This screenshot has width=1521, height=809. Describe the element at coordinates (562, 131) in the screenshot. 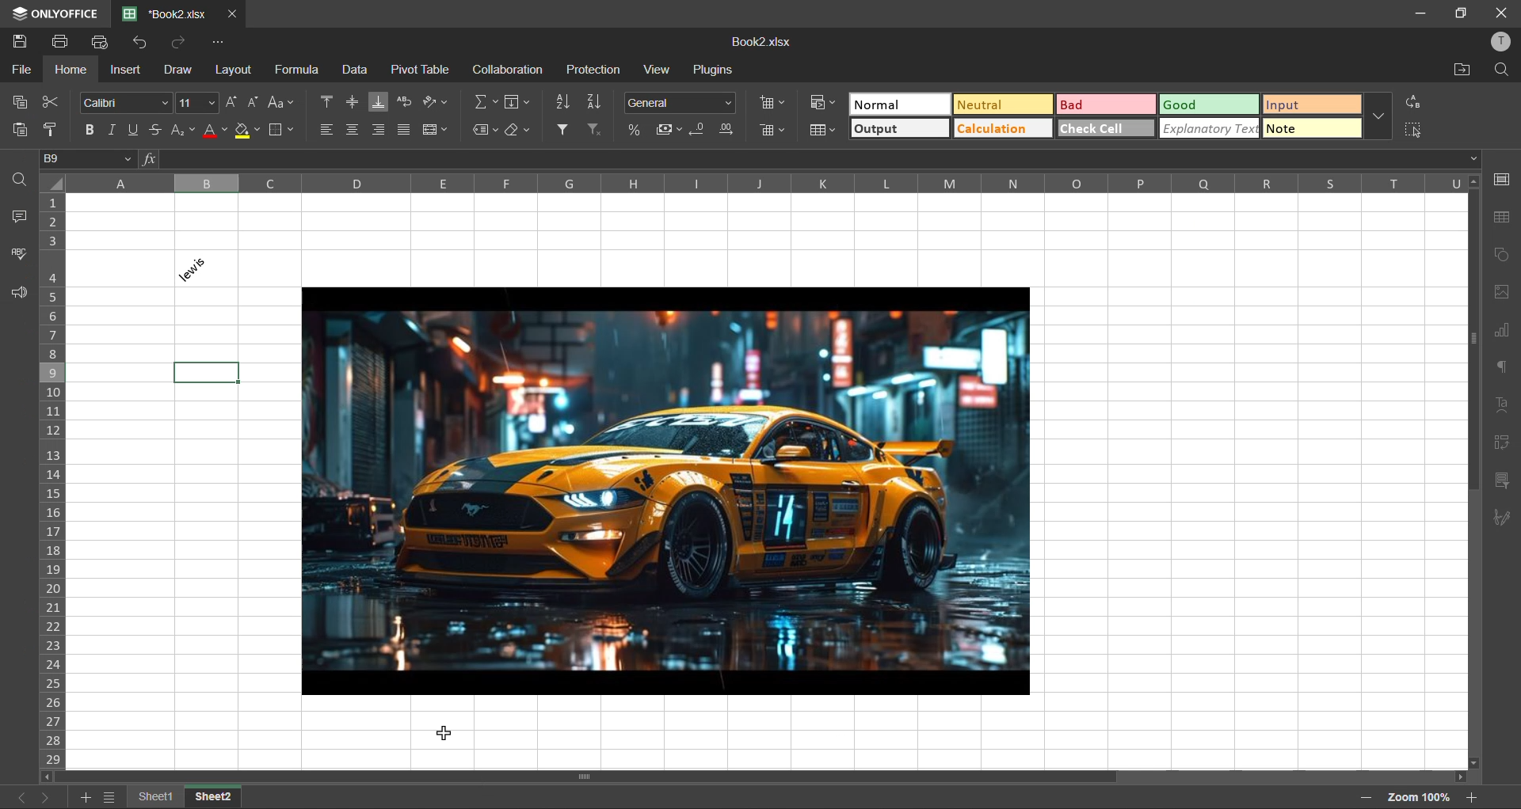

I see `filter` at that location.